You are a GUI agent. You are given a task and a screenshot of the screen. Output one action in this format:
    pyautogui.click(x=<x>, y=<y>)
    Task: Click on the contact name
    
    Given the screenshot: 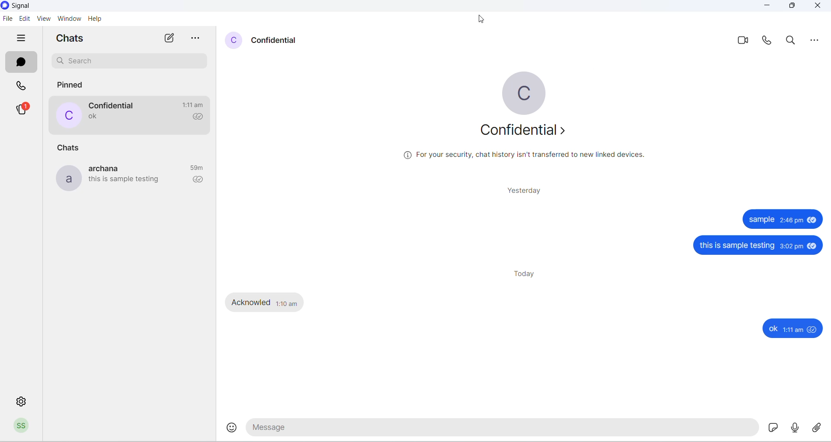 What is the action you would take?
    pyautogui.click(x=104, y=167)
    